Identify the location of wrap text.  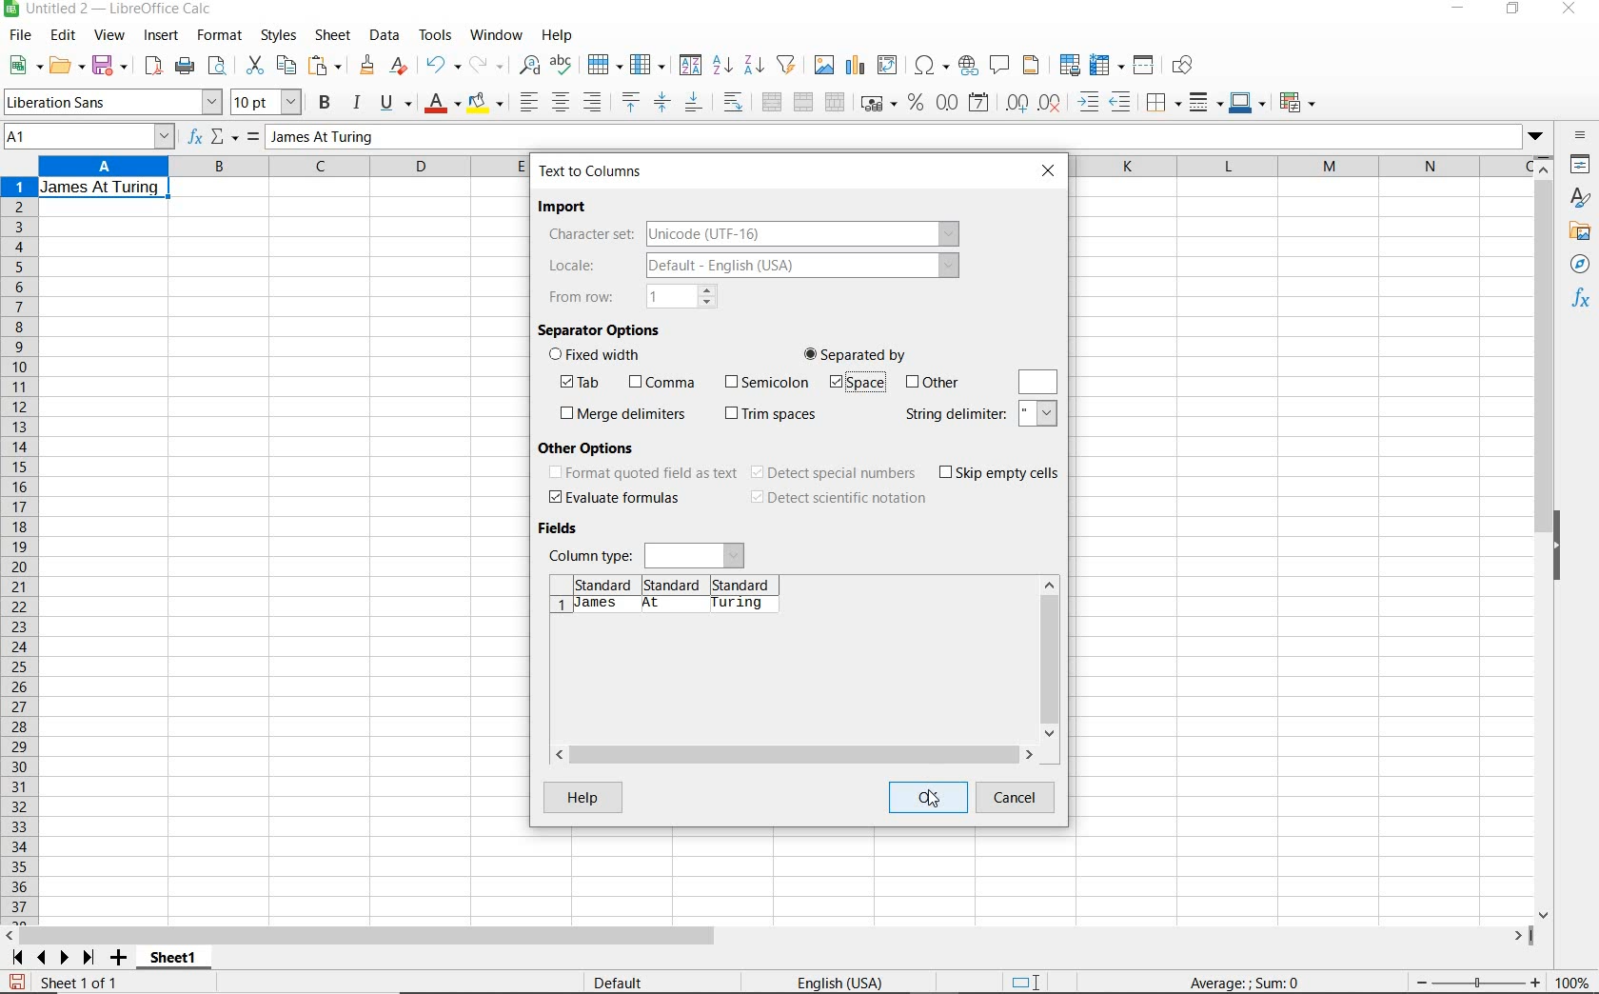
(733, 104).